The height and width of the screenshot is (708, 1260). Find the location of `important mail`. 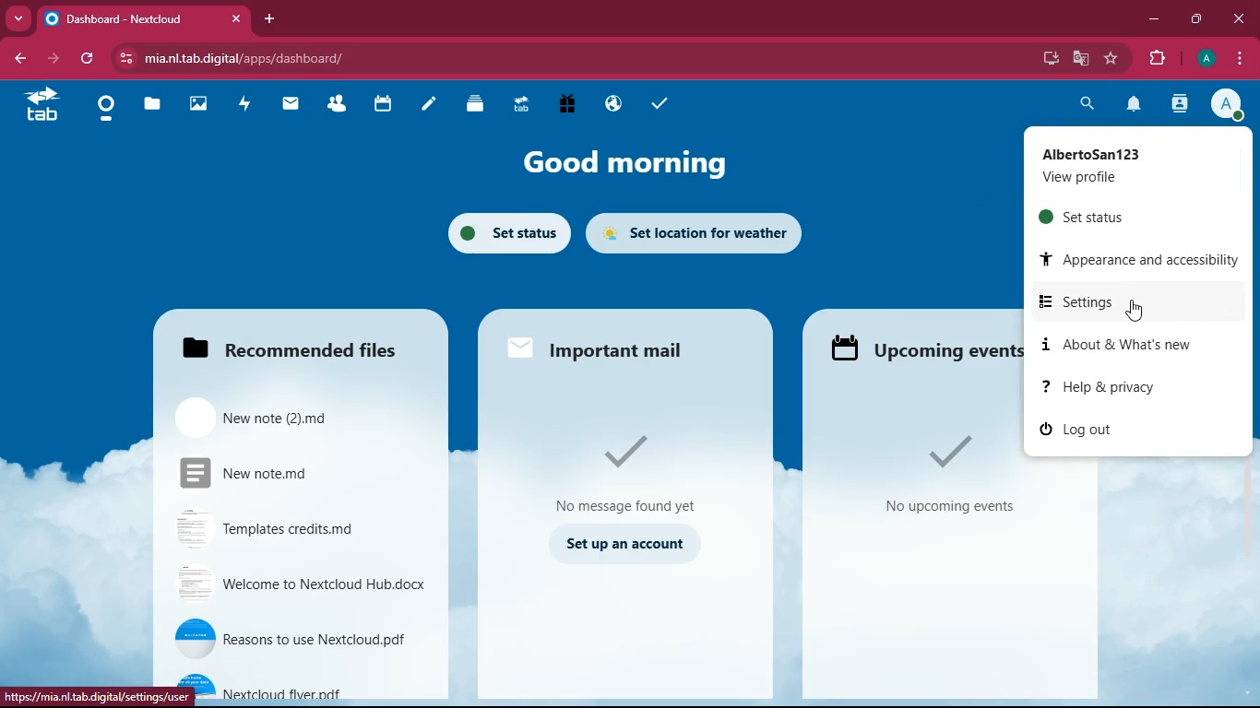

important mail is located at coordinates (604, 345).